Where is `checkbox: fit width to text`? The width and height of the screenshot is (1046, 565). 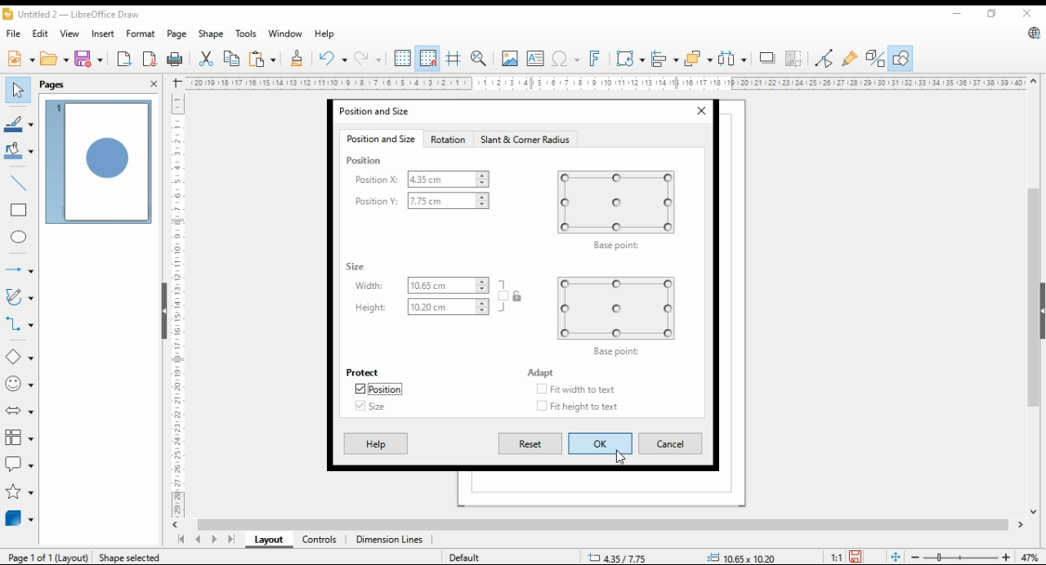 checkbox: fit width to text is located at coordinates (581, 391).